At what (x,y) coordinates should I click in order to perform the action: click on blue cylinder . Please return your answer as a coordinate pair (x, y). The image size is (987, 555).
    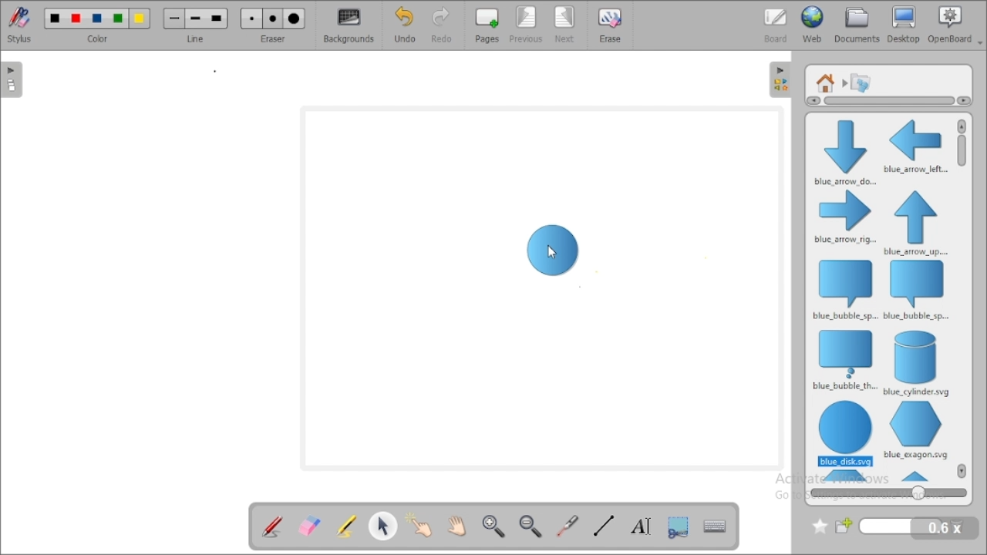
    Looking at the image, I should click on (918, 363).